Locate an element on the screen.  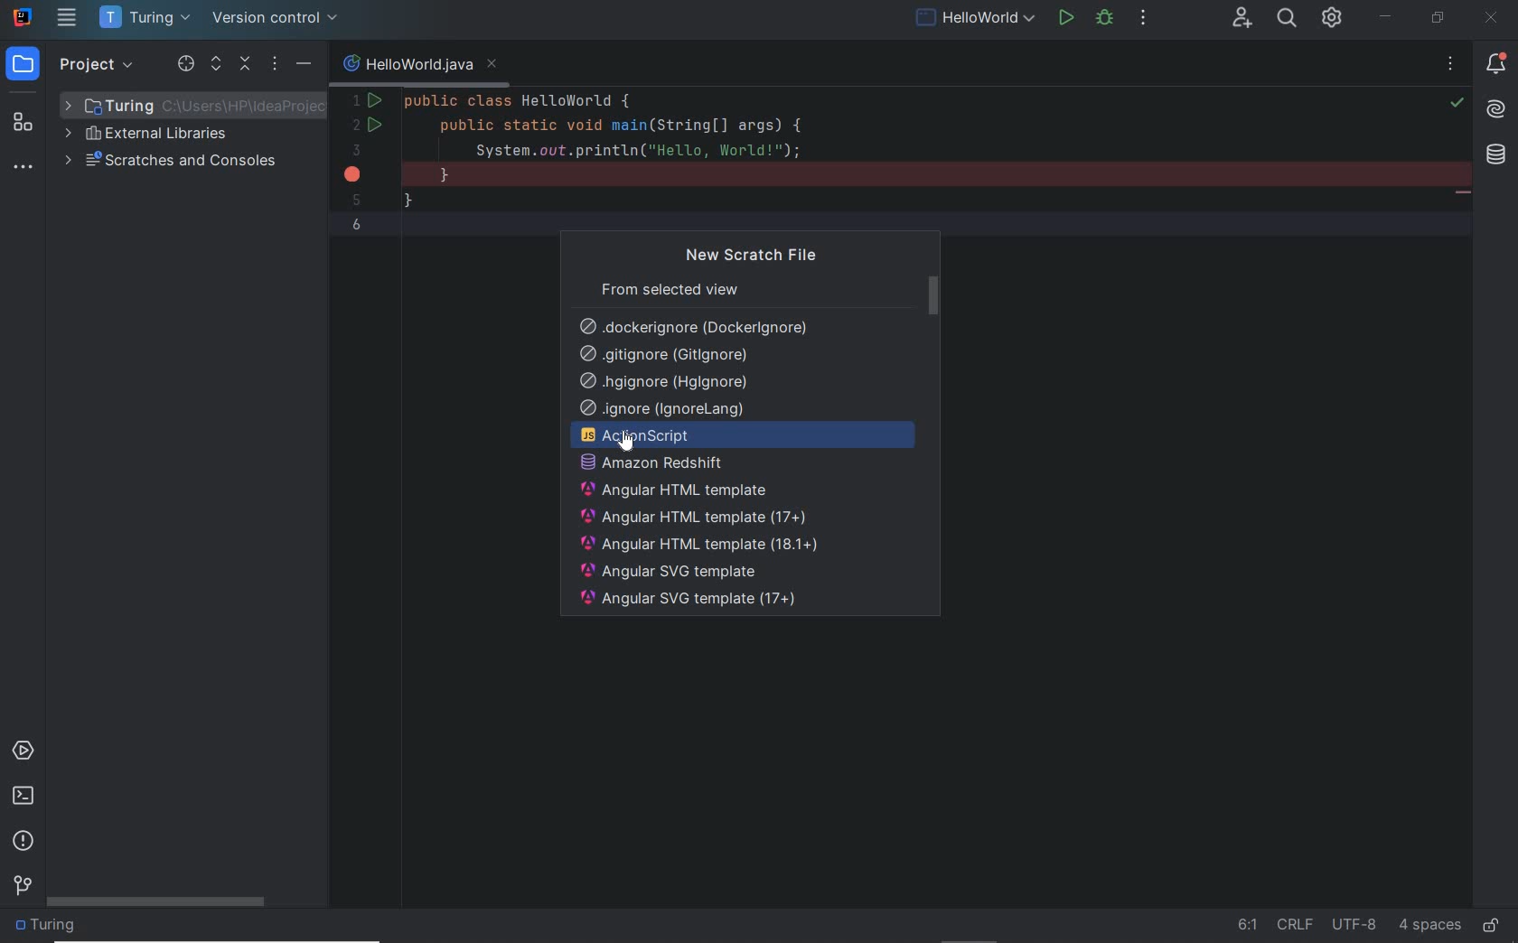
5 is located at coordinates (356, 200).